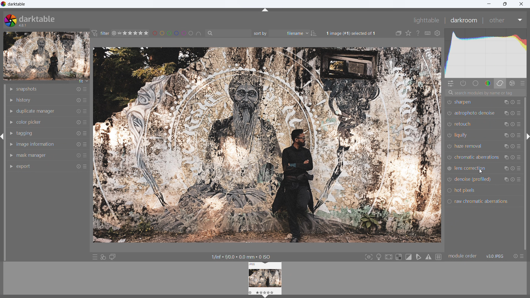  I want to click on reset, so click(513, 102).